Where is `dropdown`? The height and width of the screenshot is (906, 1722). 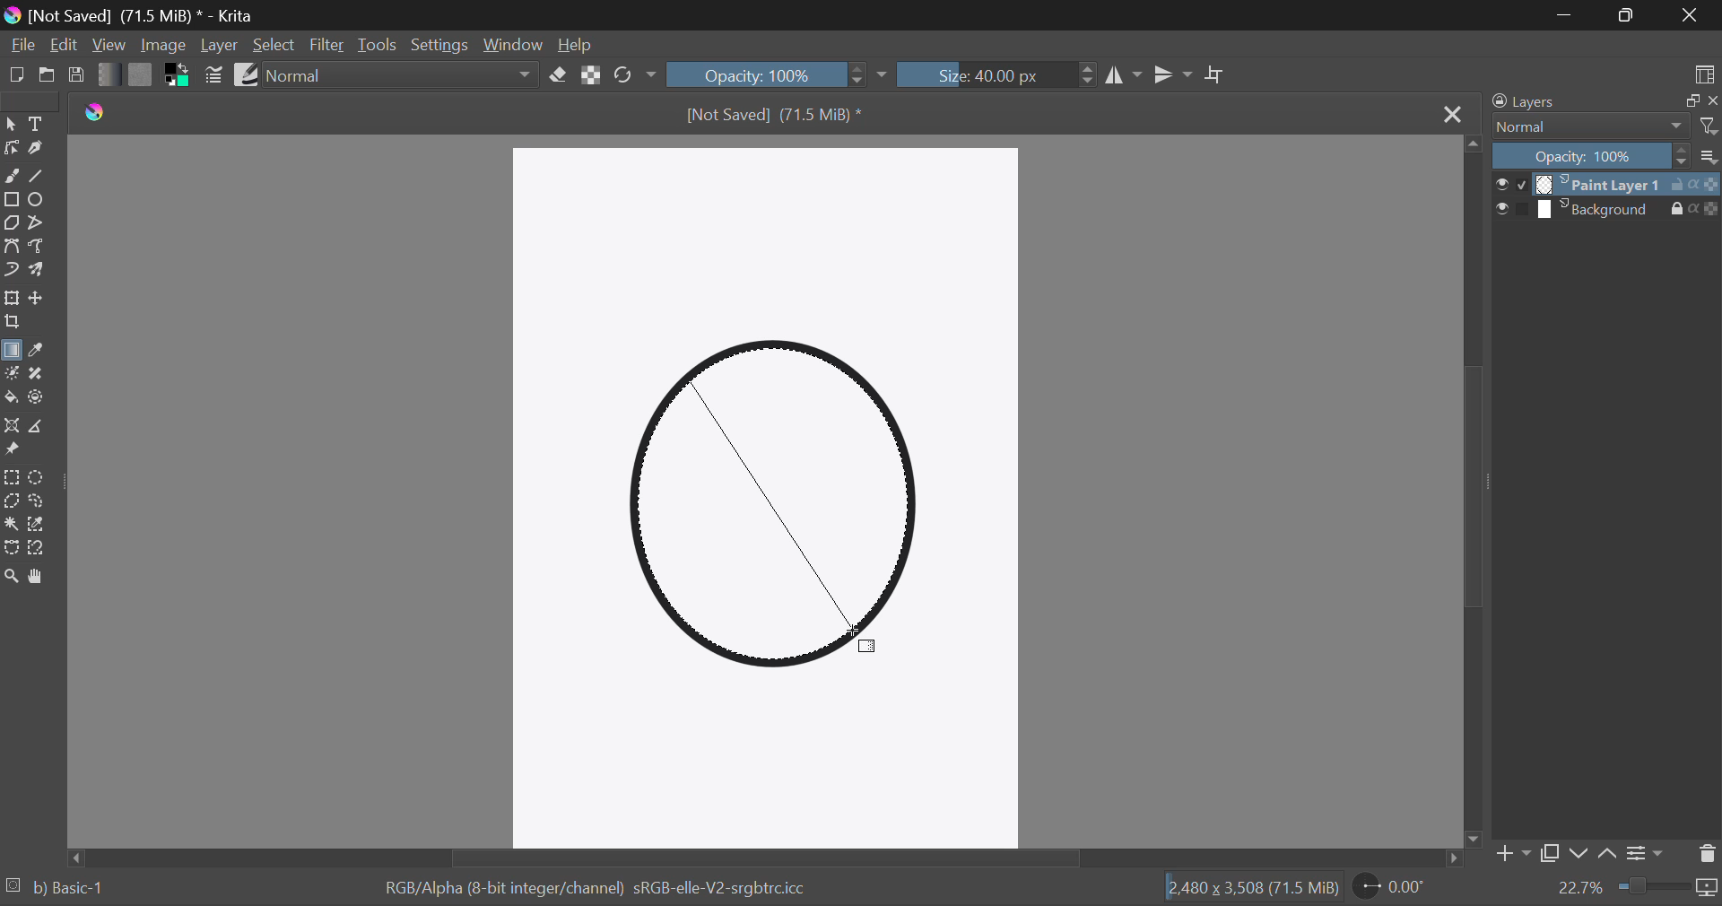
dropdown is located at coordinates (884, 76).